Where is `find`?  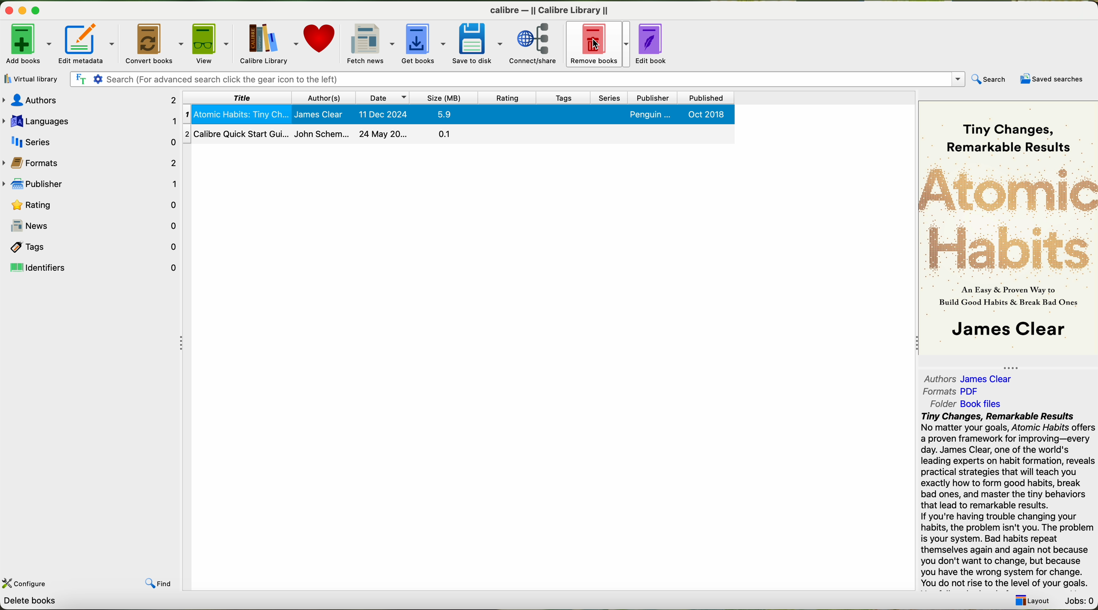 find is located at coordinates (161, 584).